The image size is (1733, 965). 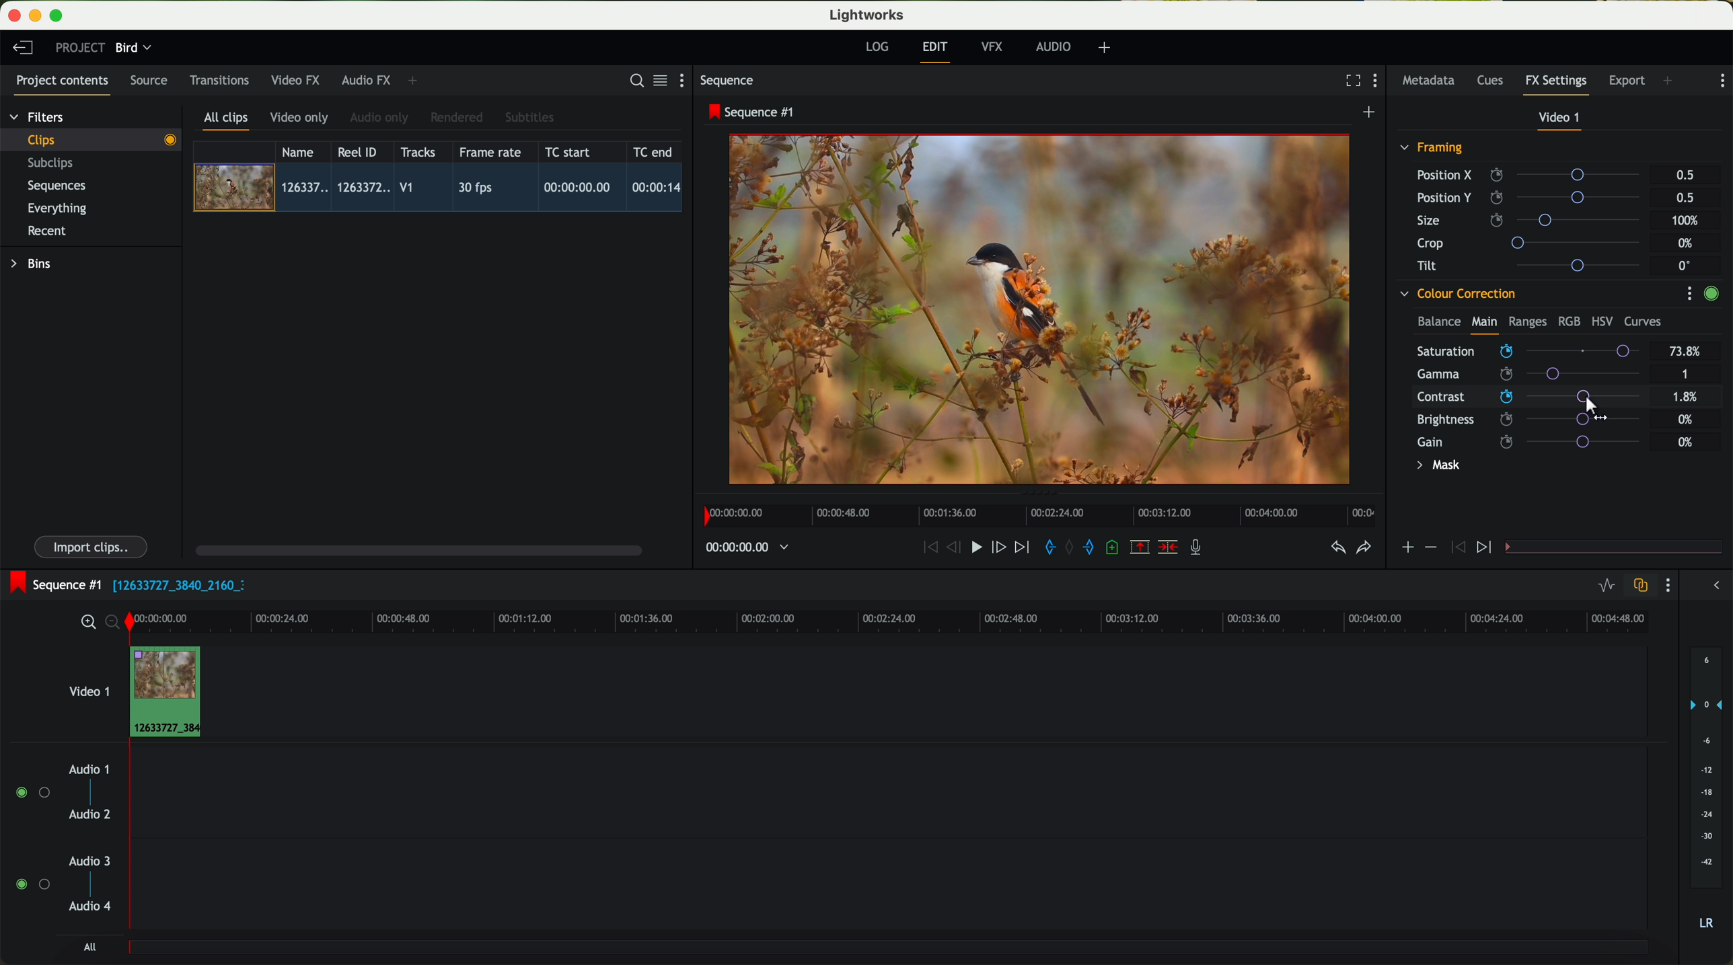 What do you see at coordinates (1568, 320) in the screenshot?
I see `RGB` at bounding box center [1568, 320].